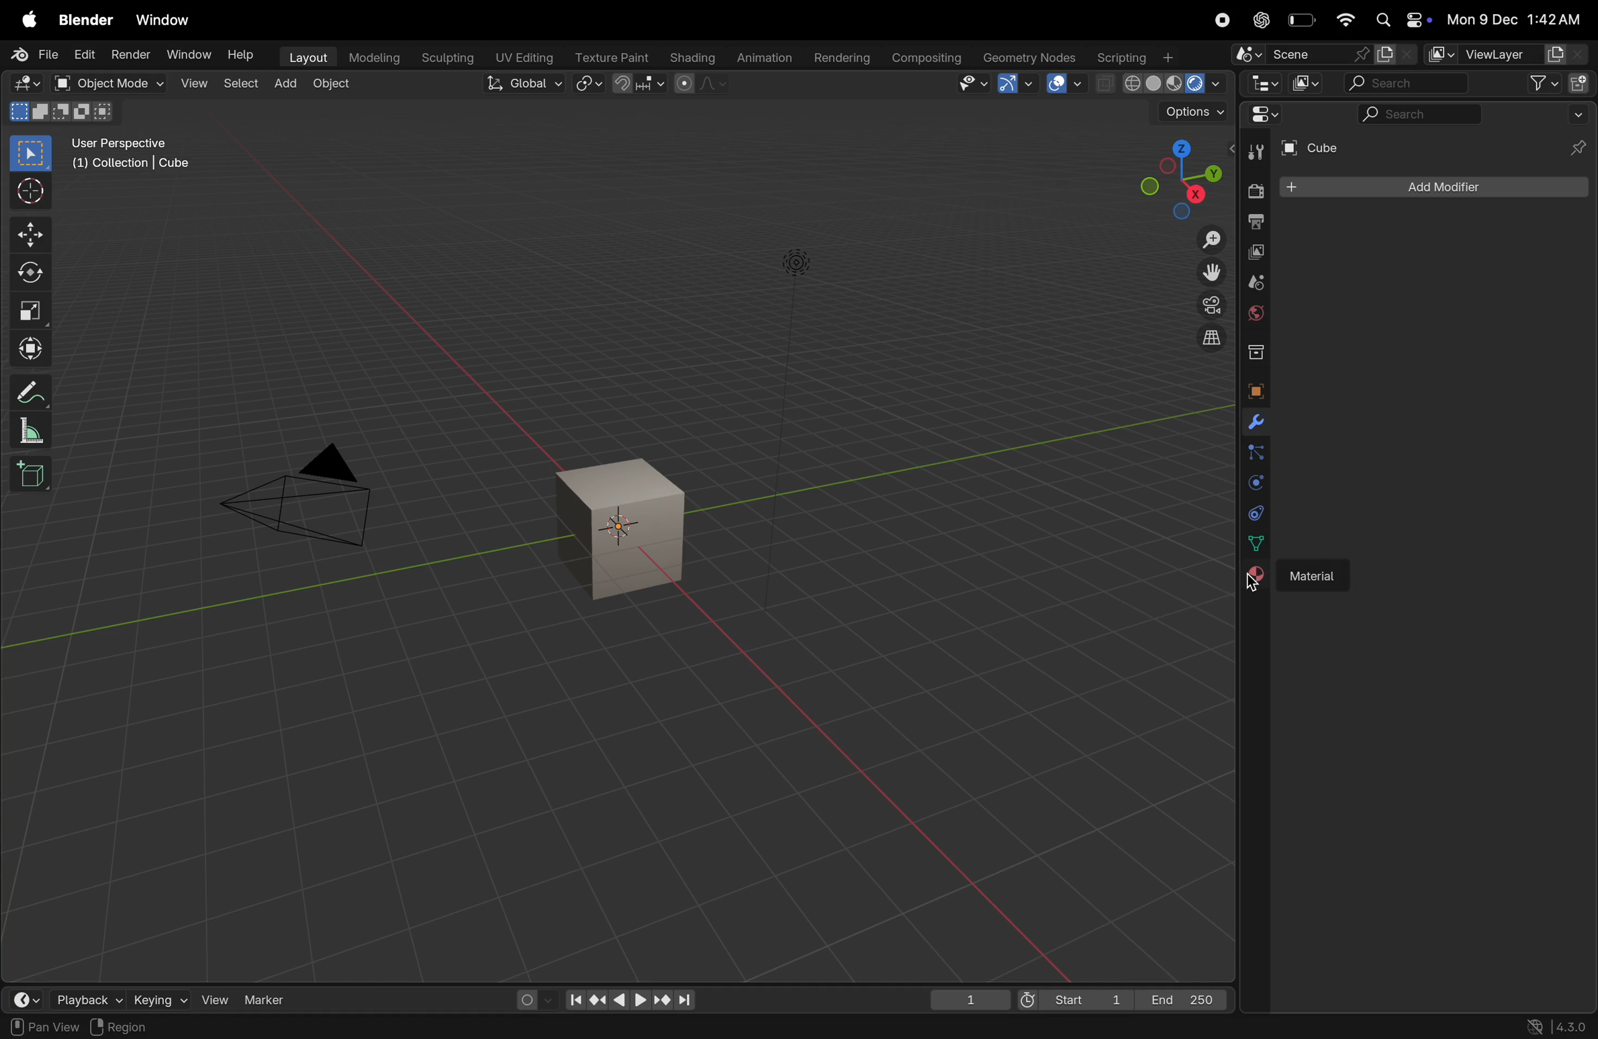  Describe the element at coordinates (28, 430) in the screenshot. I see `measure ` at that location.